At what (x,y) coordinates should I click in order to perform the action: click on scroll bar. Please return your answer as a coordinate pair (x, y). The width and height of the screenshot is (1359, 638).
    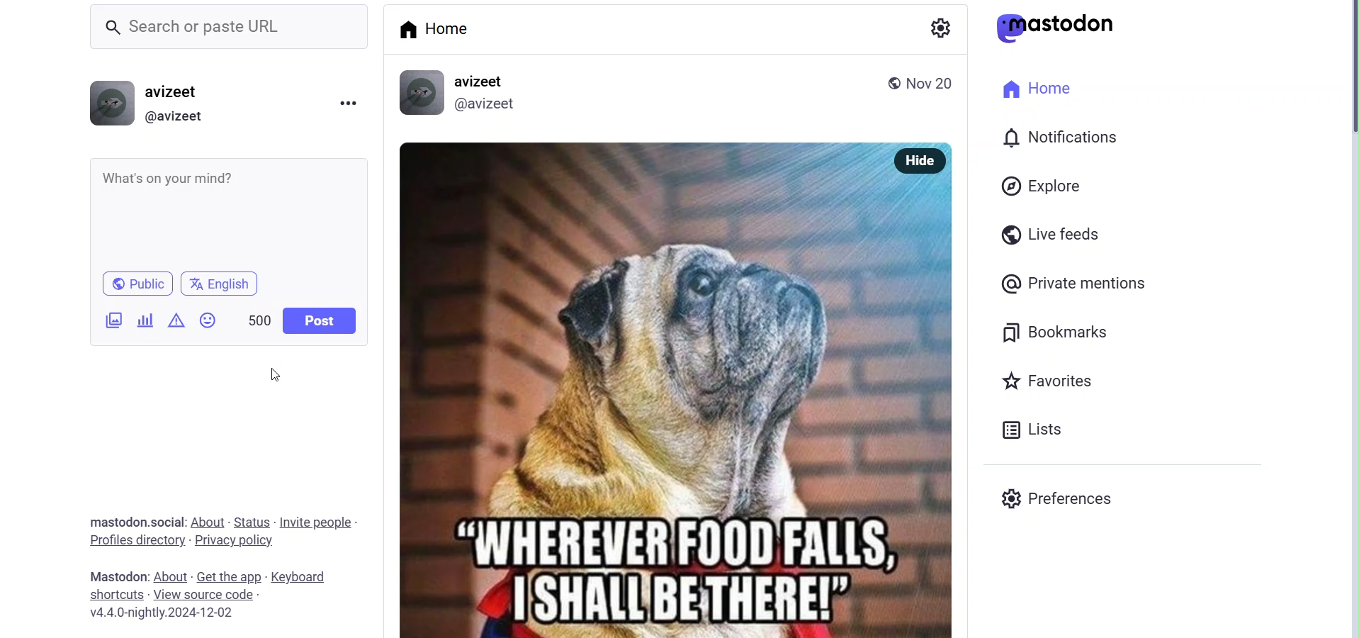
    Looking at the image, I should click on (1343, 80).